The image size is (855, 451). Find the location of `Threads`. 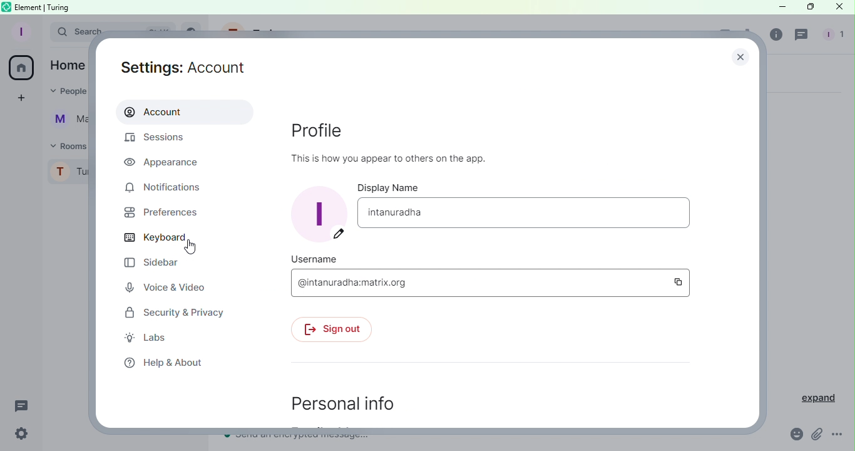

Threads is located at coordinates (802, 36).